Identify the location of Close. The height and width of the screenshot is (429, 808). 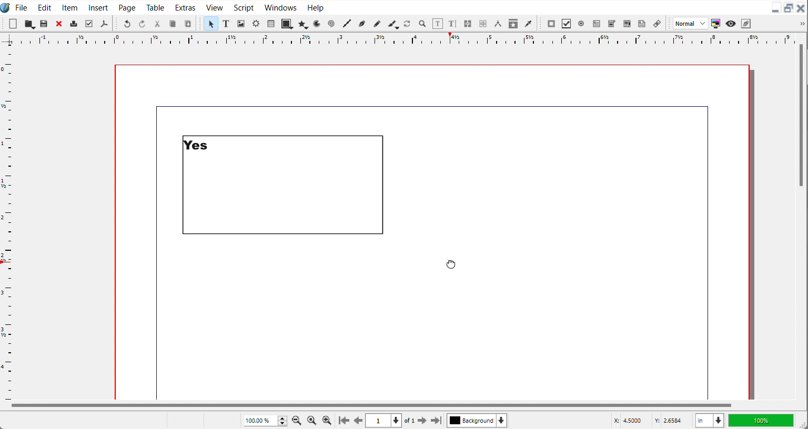
(59, 23).